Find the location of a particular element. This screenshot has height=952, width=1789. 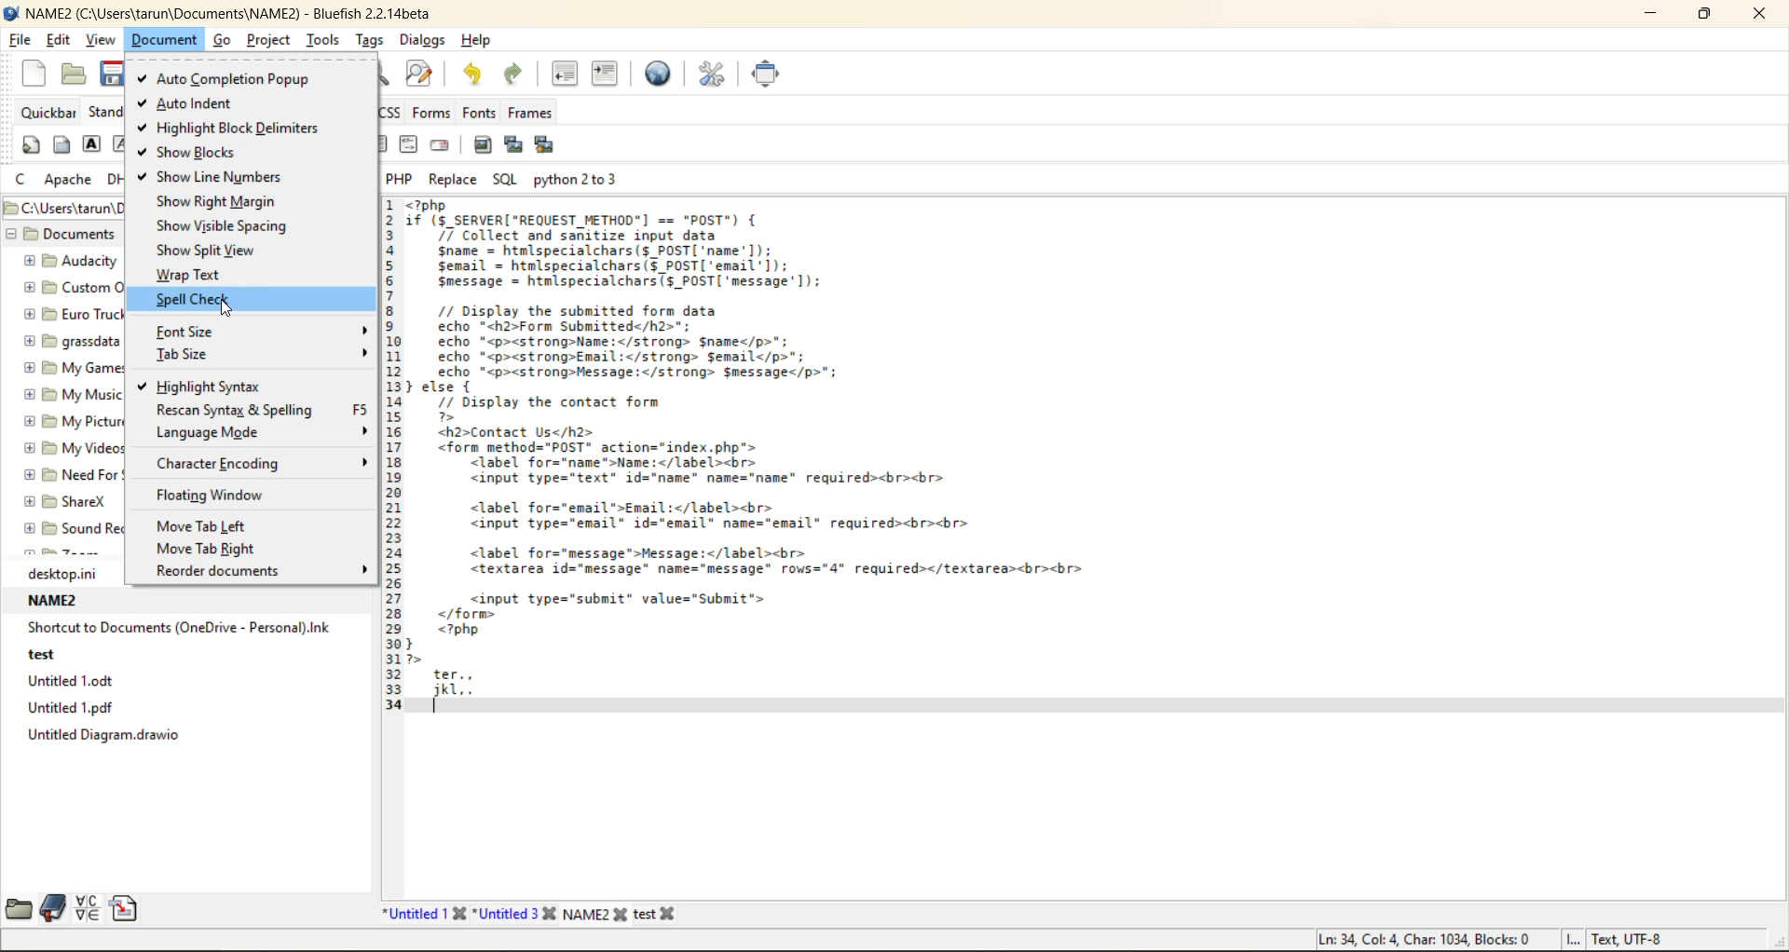

full screen is located at coordinates (764, 72).